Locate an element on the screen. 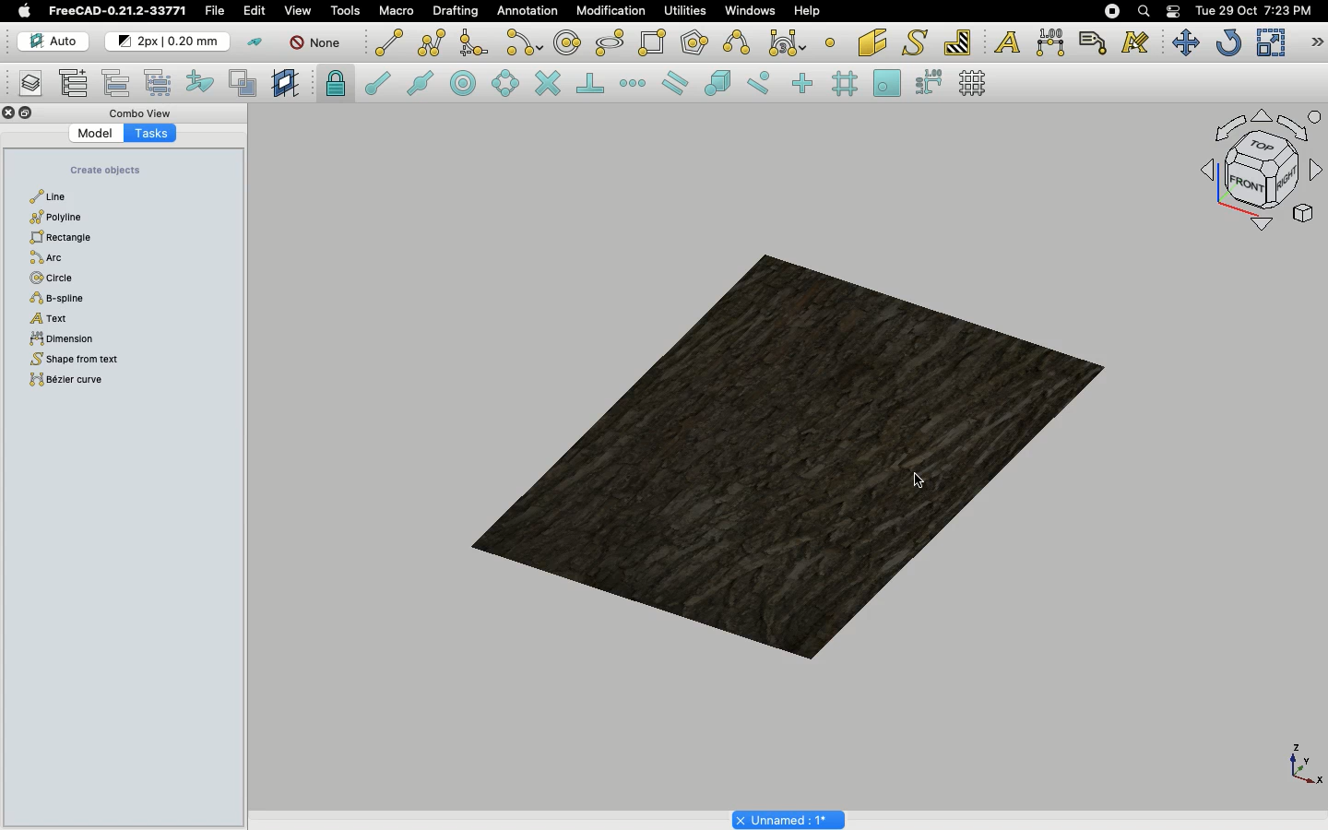  Facebinder is located at coordinates (871, 41).